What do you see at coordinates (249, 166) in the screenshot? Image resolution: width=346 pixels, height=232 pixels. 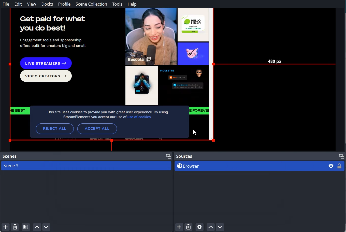 I see `Browser` at bounding box center [249, 166].